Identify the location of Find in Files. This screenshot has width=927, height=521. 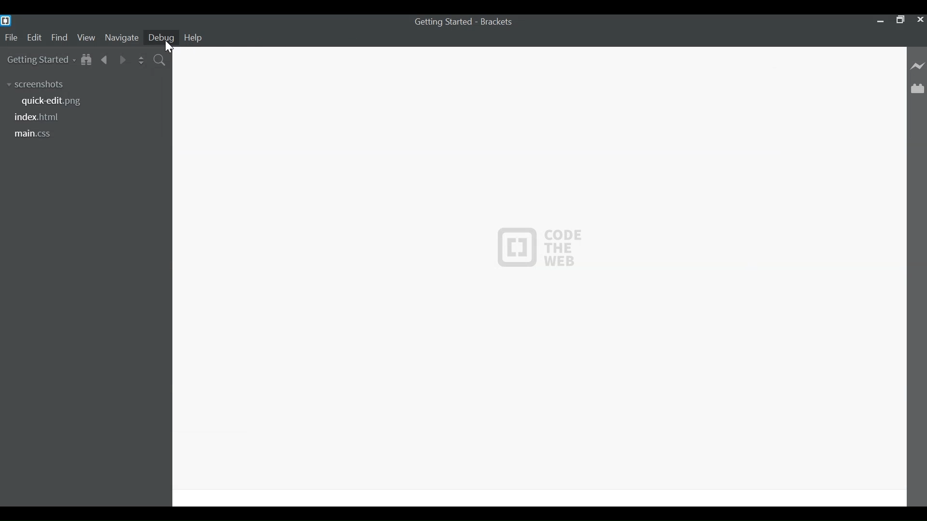
(161, 59).